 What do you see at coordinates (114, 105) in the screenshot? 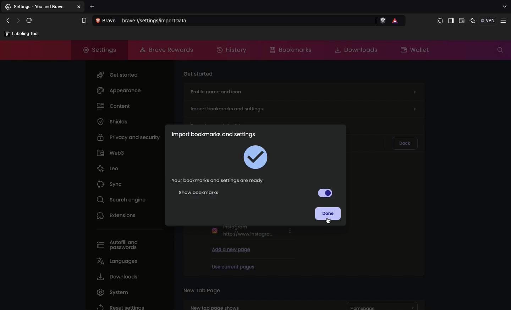
I see `Content` at bounding box center [114, 105].